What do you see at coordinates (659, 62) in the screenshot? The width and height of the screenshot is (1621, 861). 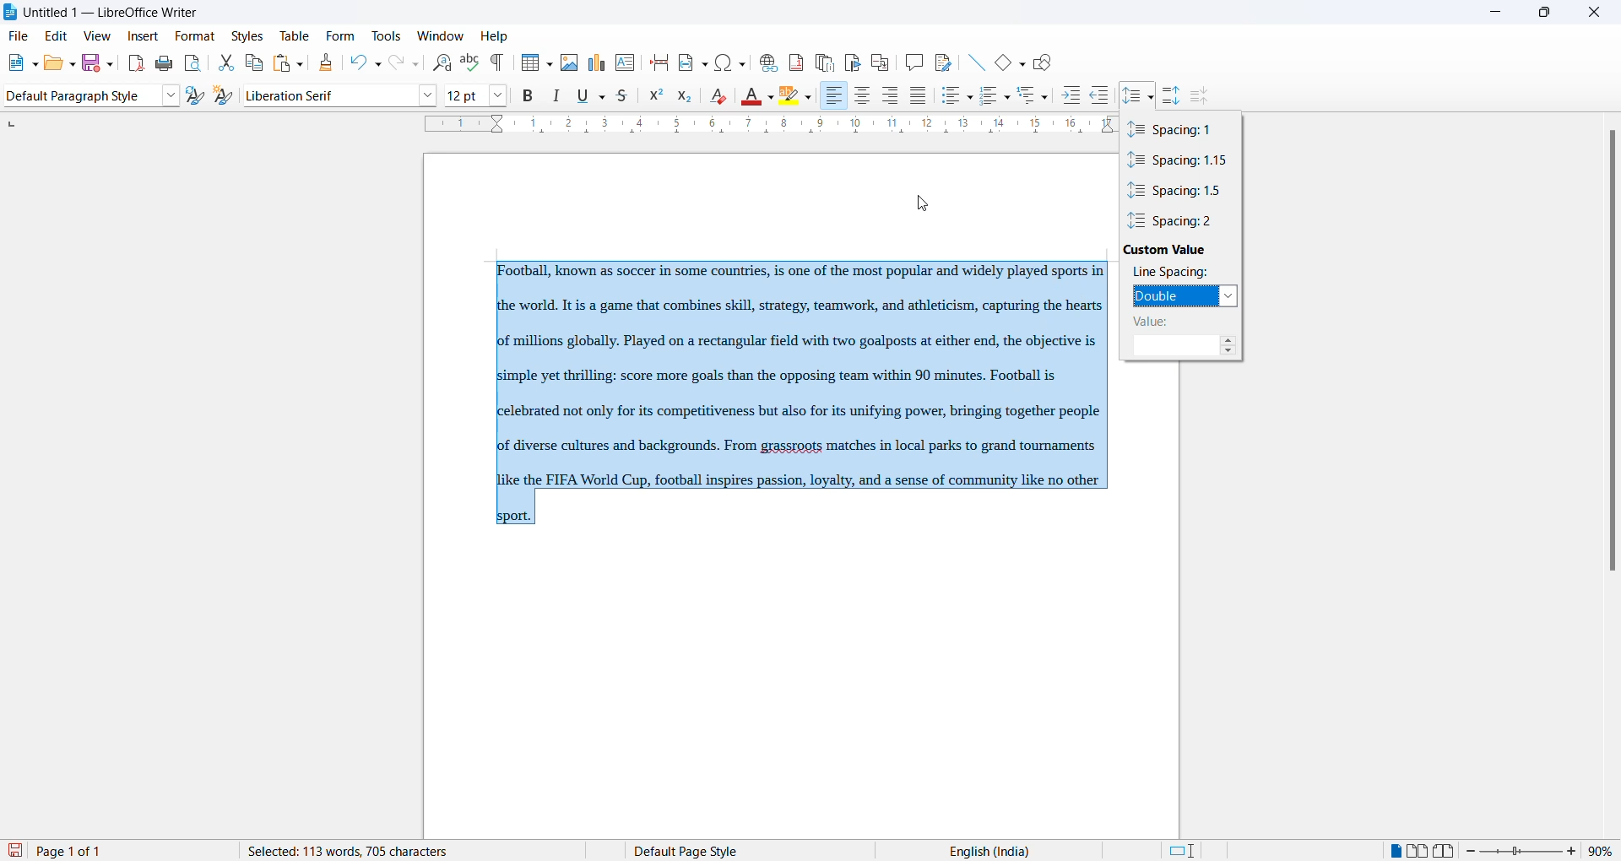 I see `page break` at bounding box center [659, 62].